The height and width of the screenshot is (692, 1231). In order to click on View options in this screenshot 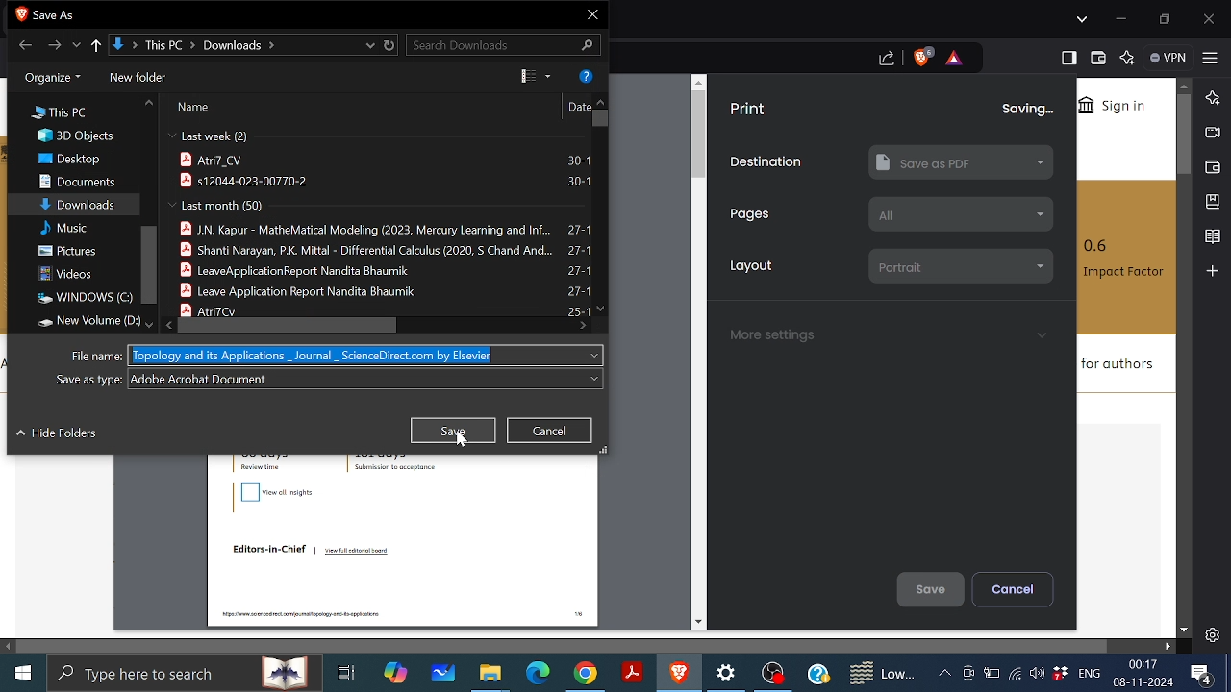, I will do `click(548, 76)`.